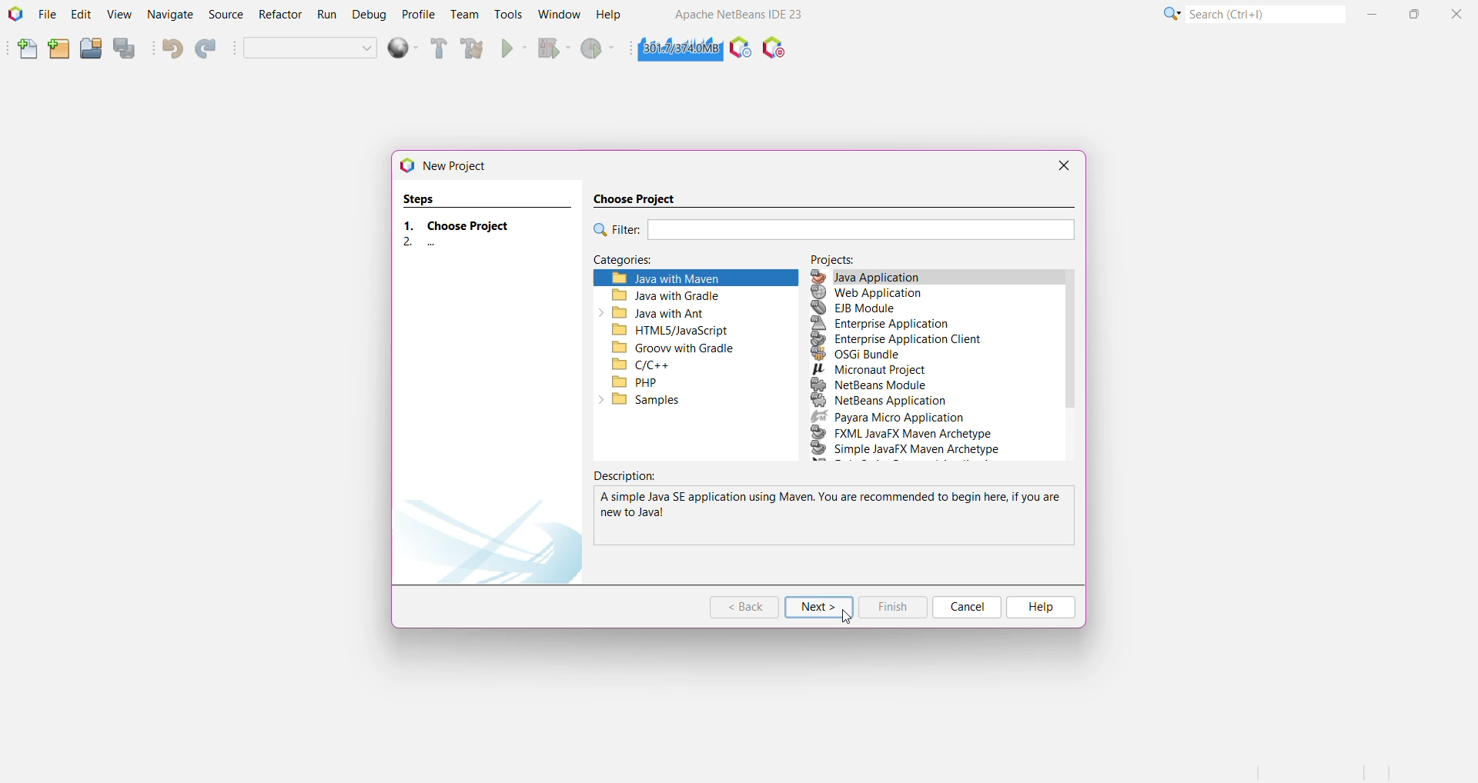 This screenshot has width=1478, height=783. Describe the element at coordinates (1041, 607) in the screenshot. I see `Help` at that location.